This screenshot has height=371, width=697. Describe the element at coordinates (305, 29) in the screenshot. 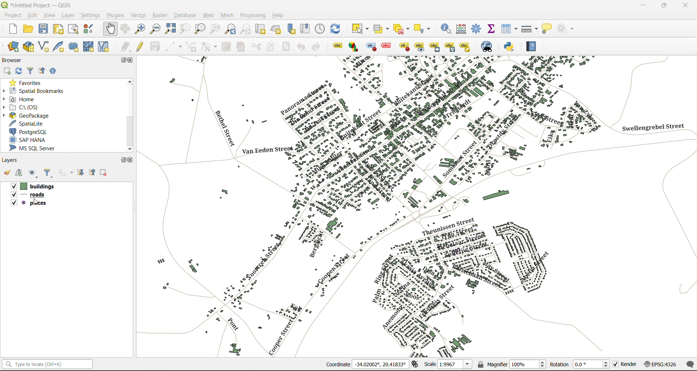

I see `show spatial bookmark` at that location.